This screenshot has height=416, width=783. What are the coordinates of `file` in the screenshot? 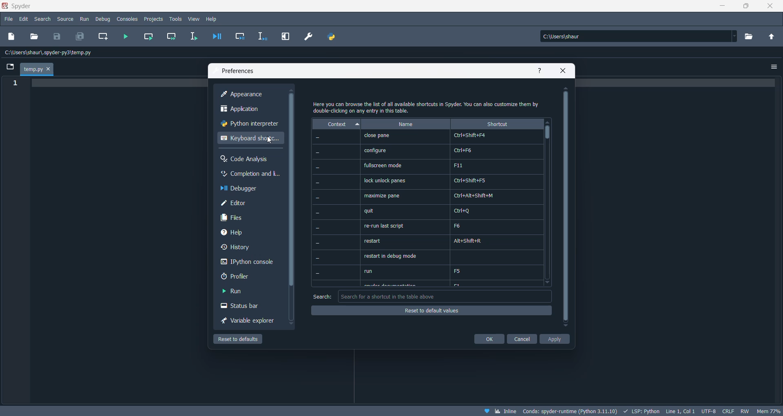 It's located at (8, 18).